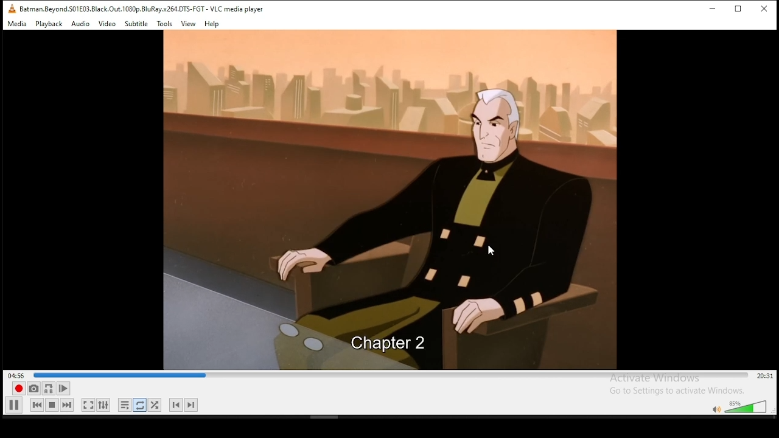  What do you see at coordinates (396, 342) in the screenshot?
I see `` at bounding box center [396, 342].